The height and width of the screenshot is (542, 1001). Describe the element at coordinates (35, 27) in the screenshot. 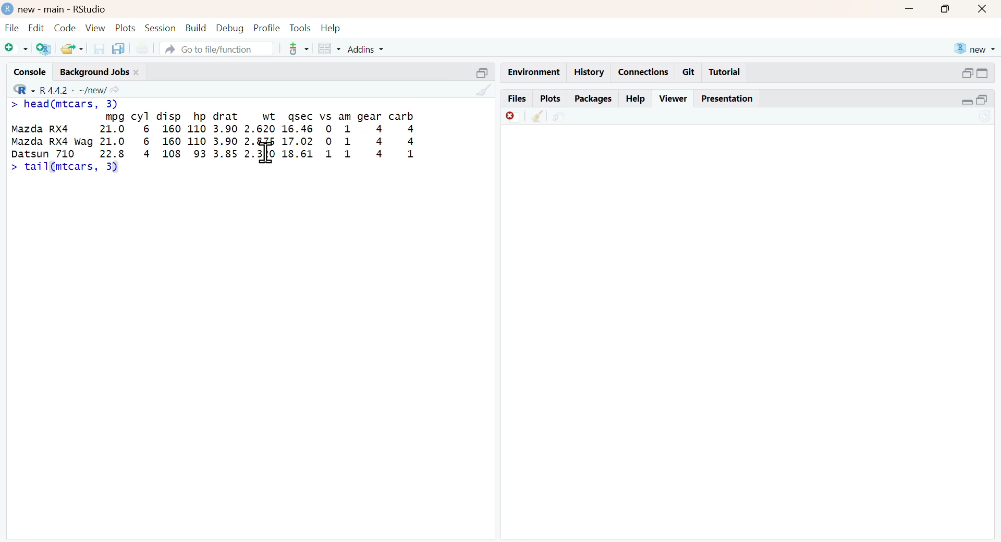

I see `Edit` at that location.